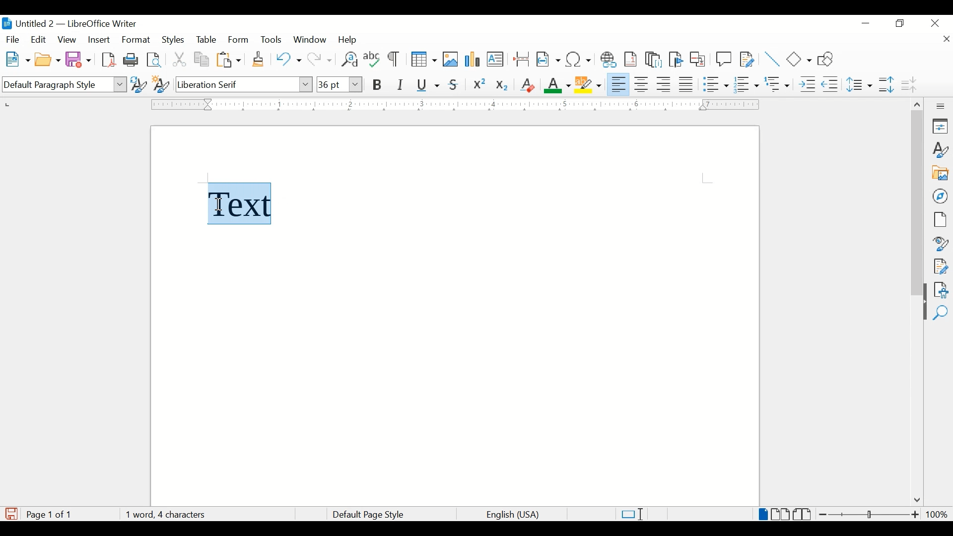 This screenshot has height=536, width=953. Describe the element at coordinates (271, 39) in the screenshot. I see `tools` at that location.